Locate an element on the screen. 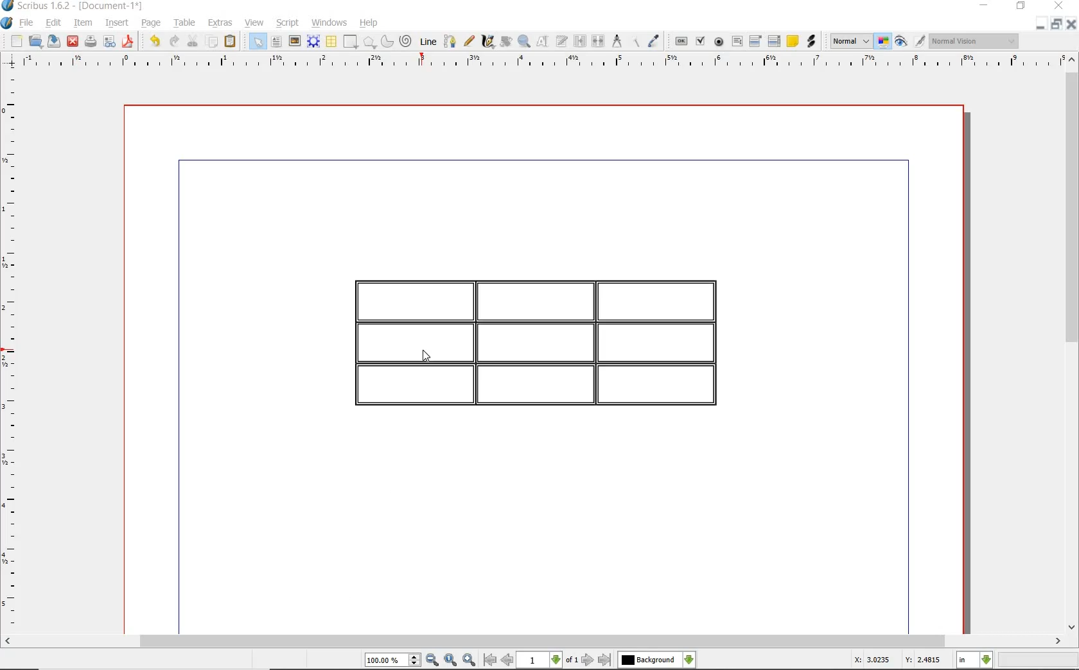 This screenshot has height=670, width=1079. arc is located at coordinates (388, 42).